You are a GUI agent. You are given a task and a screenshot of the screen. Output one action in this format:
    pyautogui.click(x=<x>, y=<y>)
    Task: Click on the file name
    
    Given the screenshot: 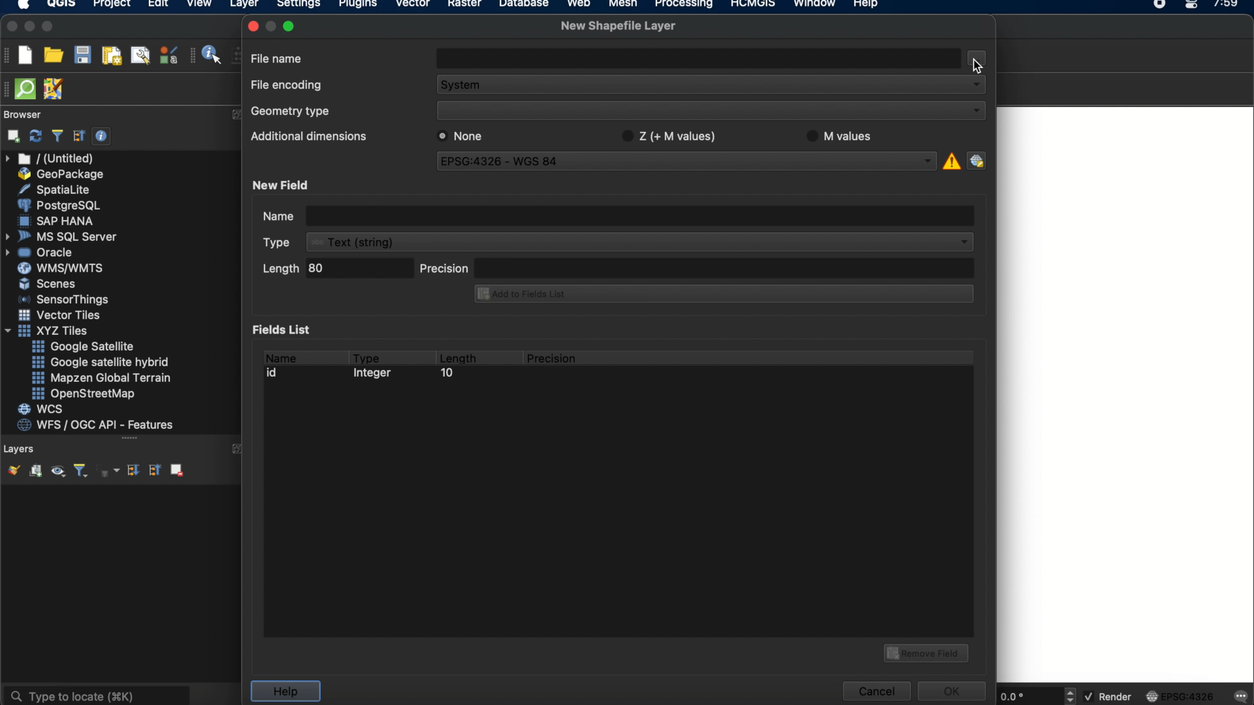 What is the action you would take?
    pyautogui.click(x=278, y=57)
    